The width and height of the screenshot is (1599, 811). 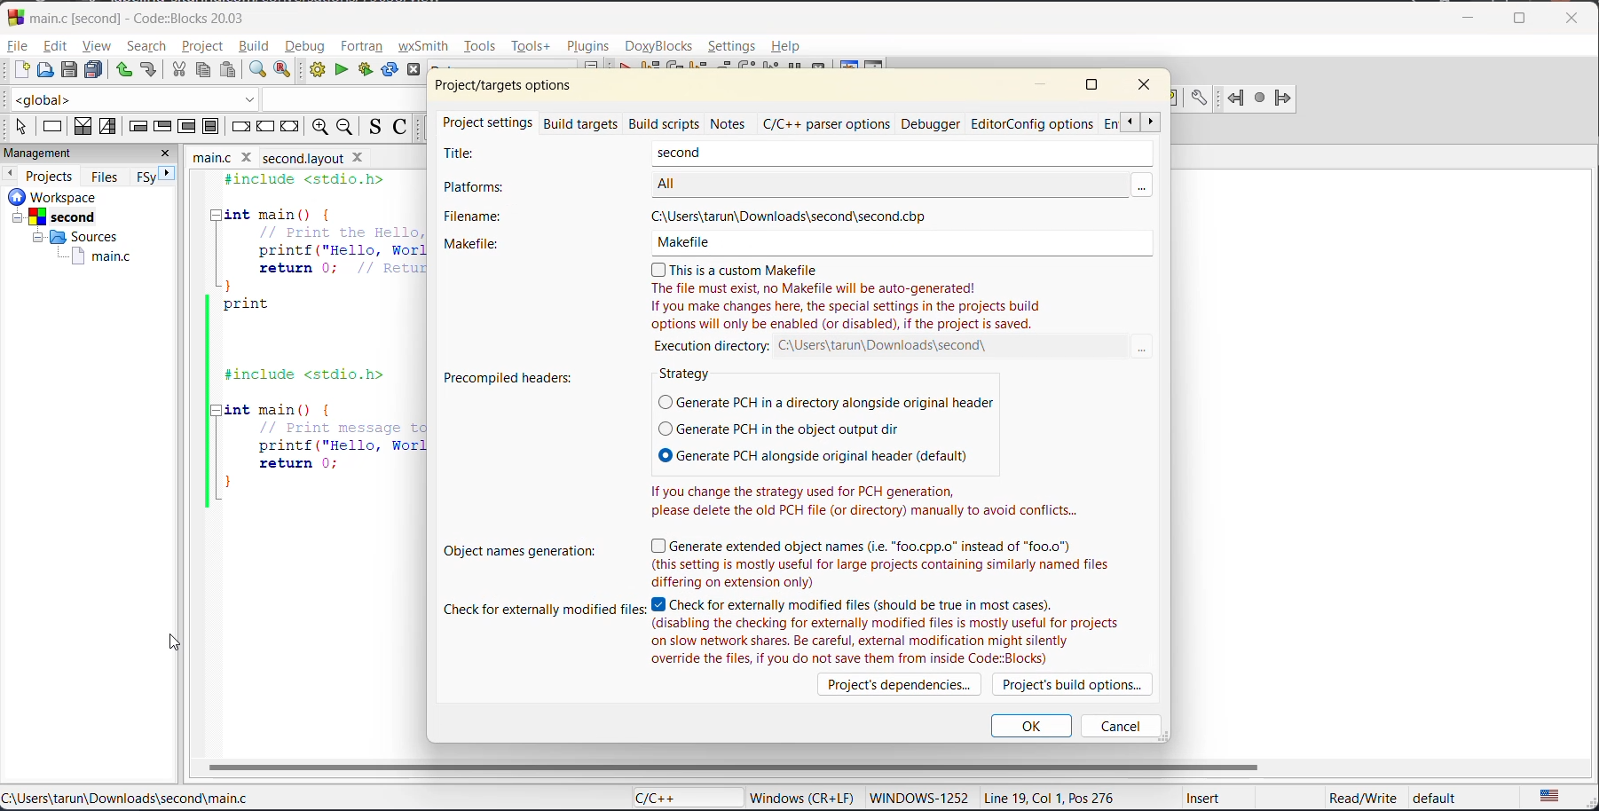 What do you see at coordinates (1127, 124) in the screenshot?
I see `scroll back` at bounding box center [1127, 124].